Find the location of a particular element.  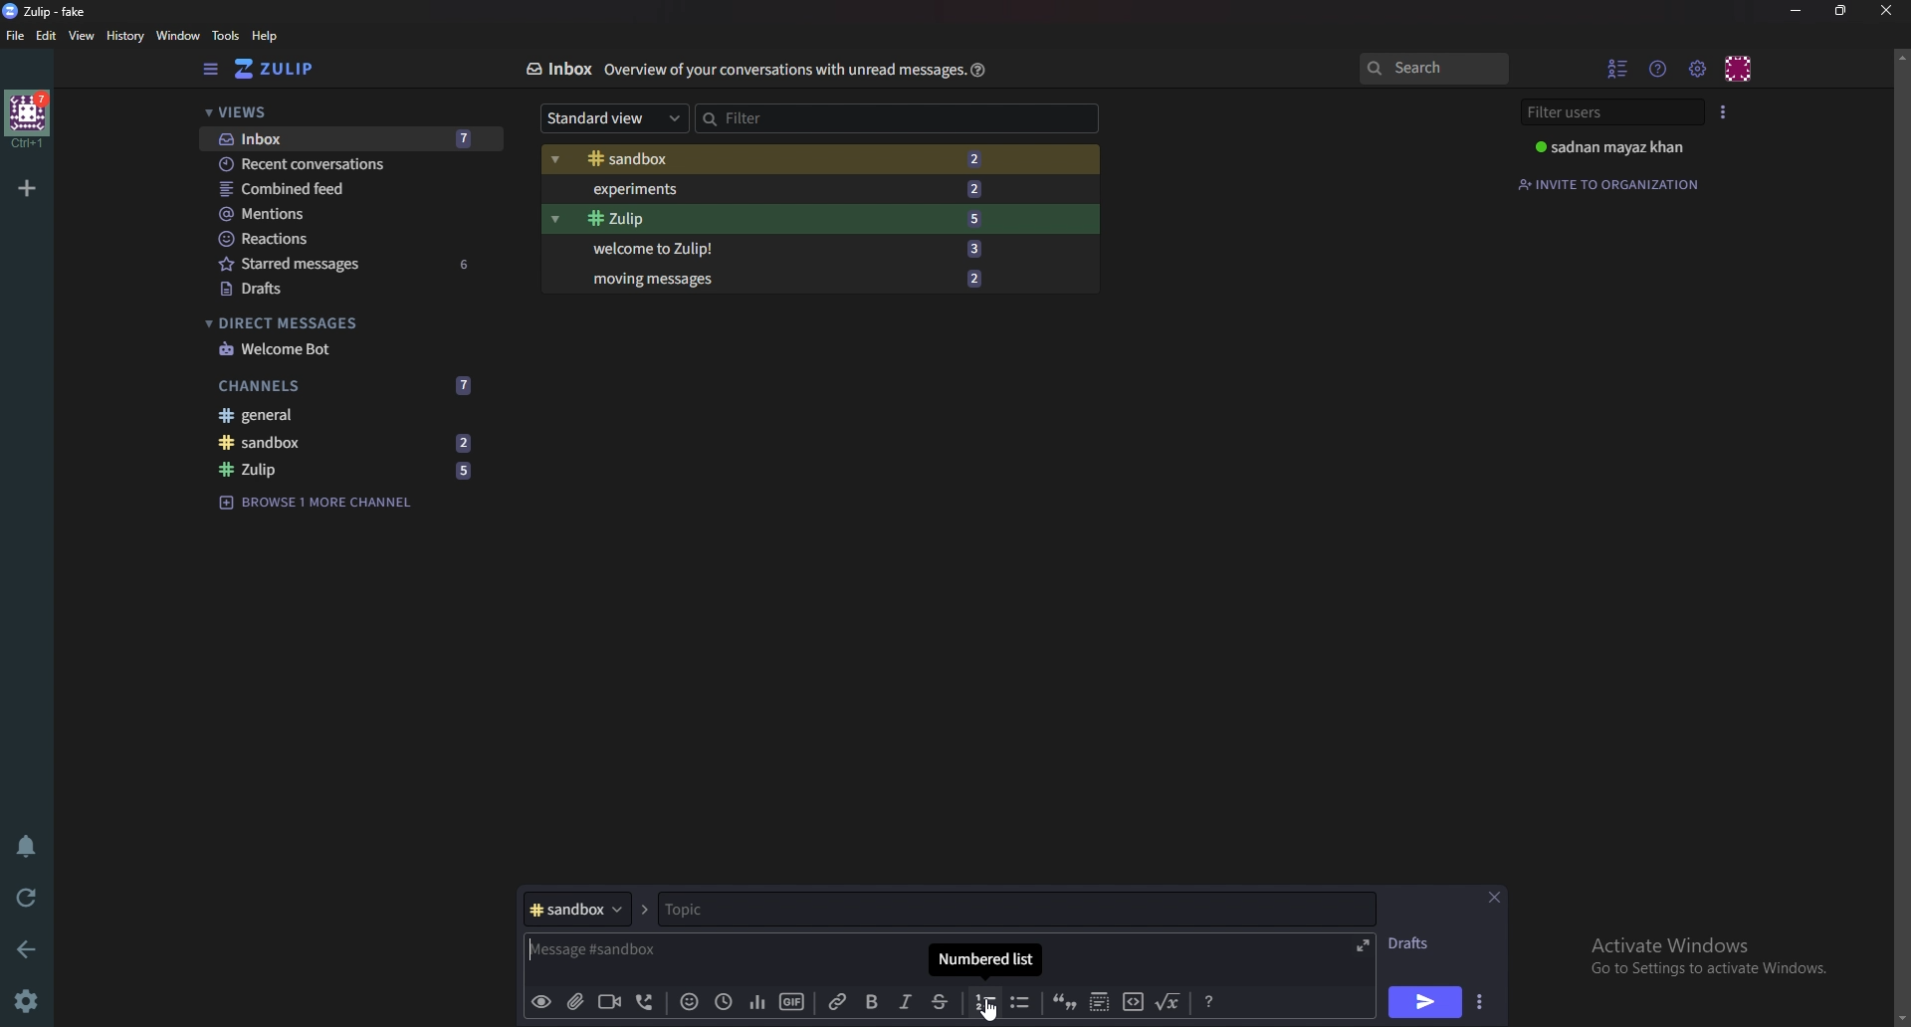

Standard view is located at coordinates (608, 119).